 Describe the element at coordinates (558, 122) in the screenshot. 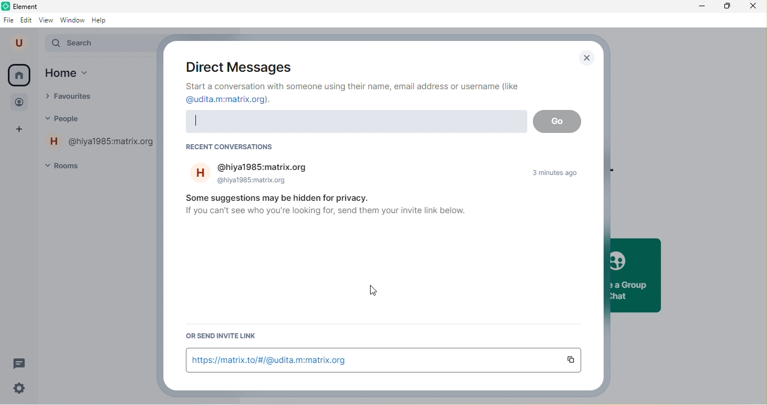

I see `go` at that location.